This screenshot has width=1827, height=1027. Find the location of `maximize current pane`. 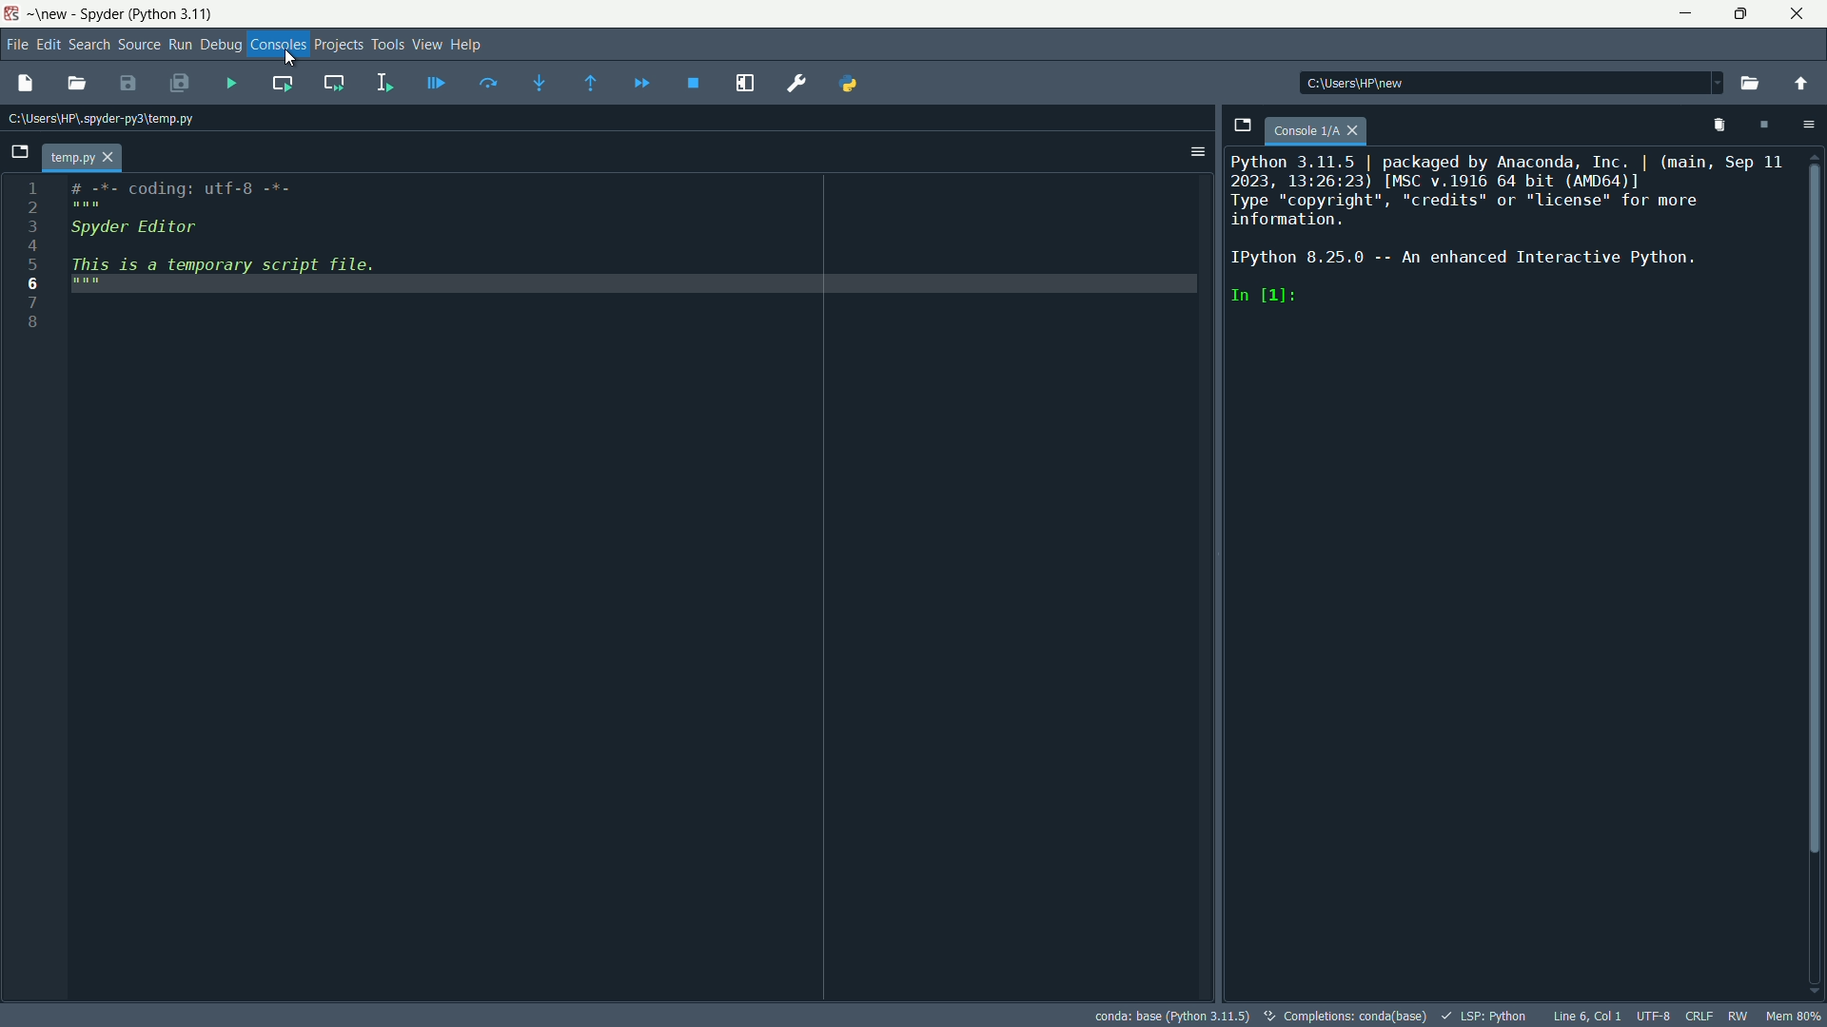

maximize current pane is located at coordinates (744, 83).